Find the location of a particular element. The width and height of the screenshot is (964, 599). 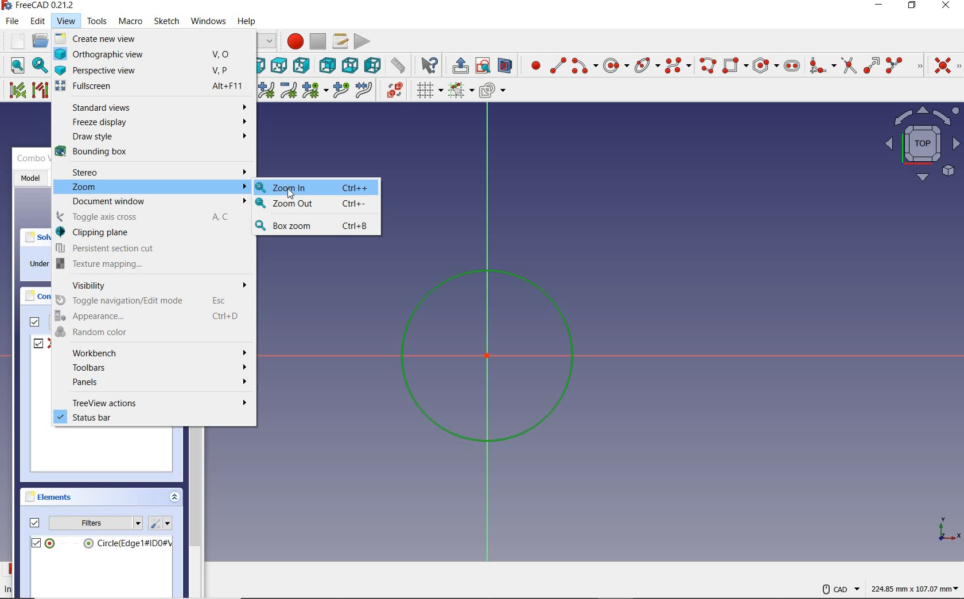

system name is located at coordinates (40, 7).